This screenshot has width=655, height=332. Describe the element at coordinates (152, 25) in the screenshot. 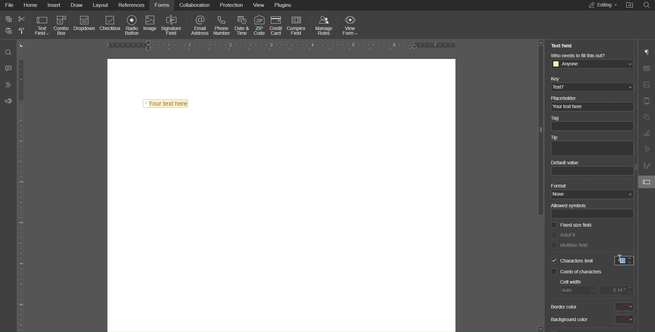

I see `Image` at that location.